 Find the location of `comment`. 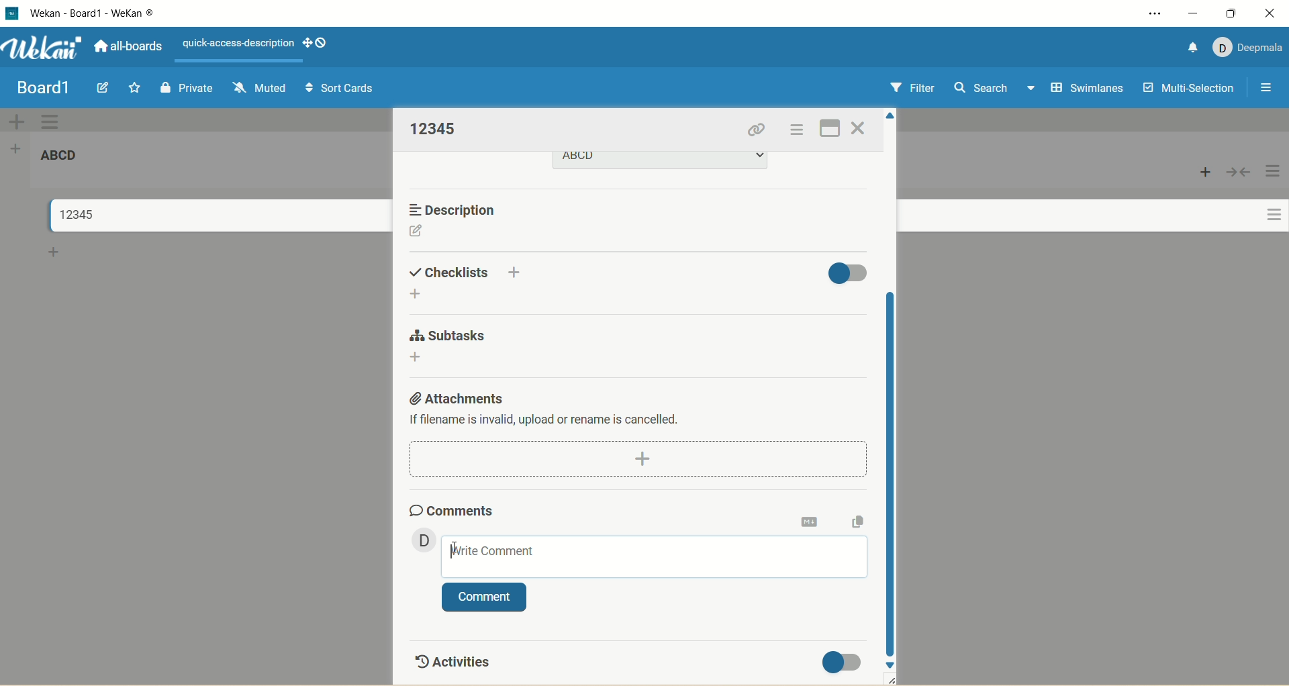

comment is located at coordinates (484, 598).